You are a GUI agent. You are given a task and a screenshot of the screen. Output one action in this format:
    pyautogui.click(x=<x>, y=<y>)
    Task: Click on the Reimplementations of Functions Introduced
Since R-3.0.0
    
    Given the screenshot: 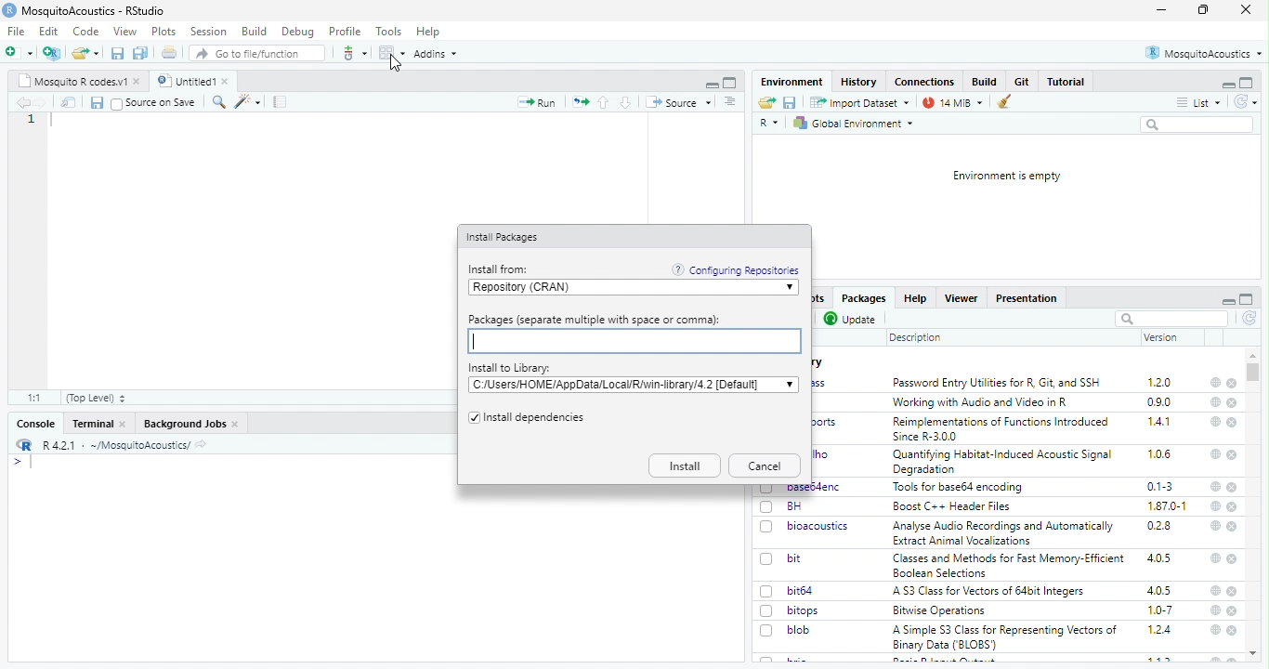 What is the action you would take?
    pyautogui.click(x=1004, y=429)
    